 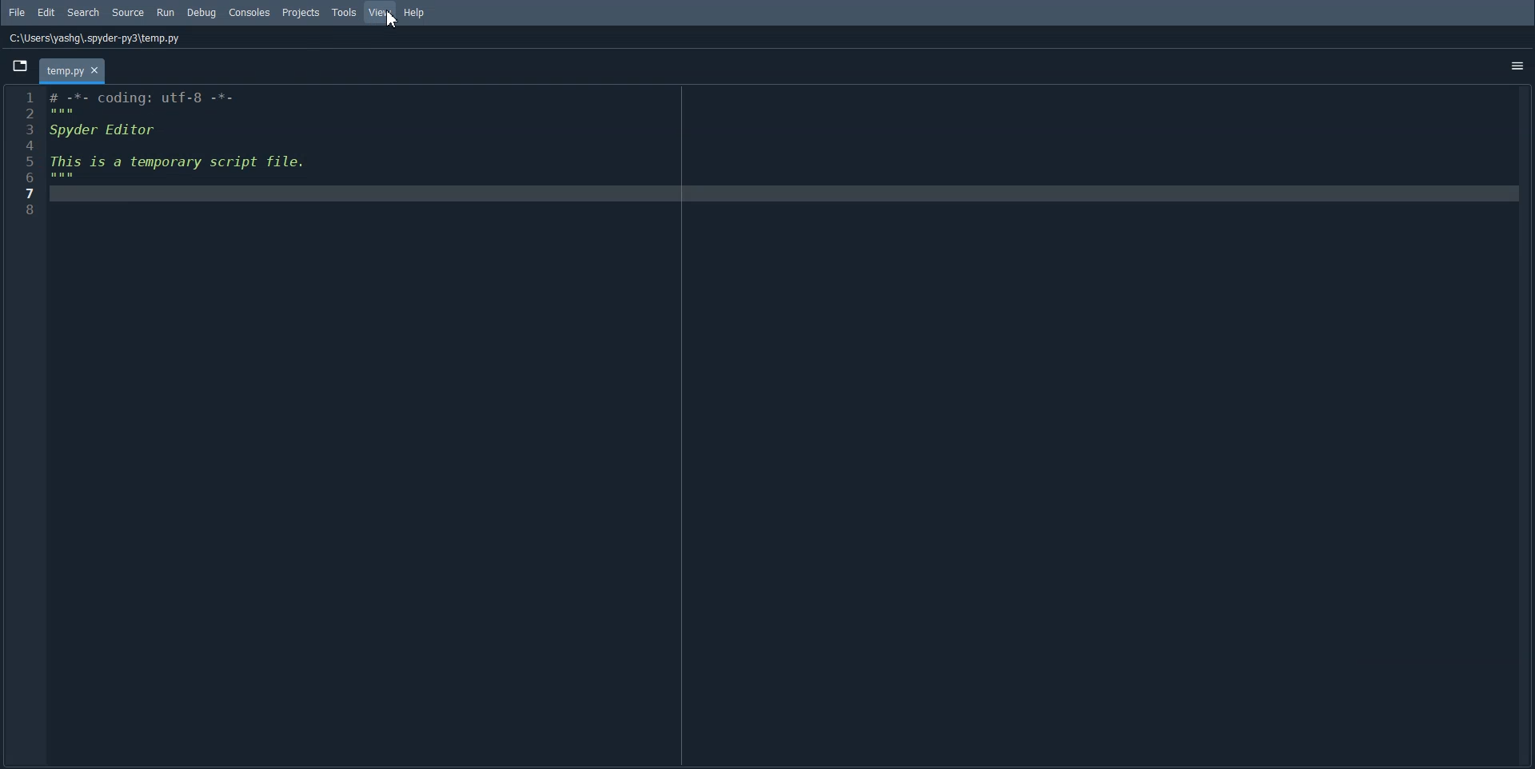 What do you see at coordinates (129, 13) in the screenshot?
I see `Source` at bounding box center [129, 13].